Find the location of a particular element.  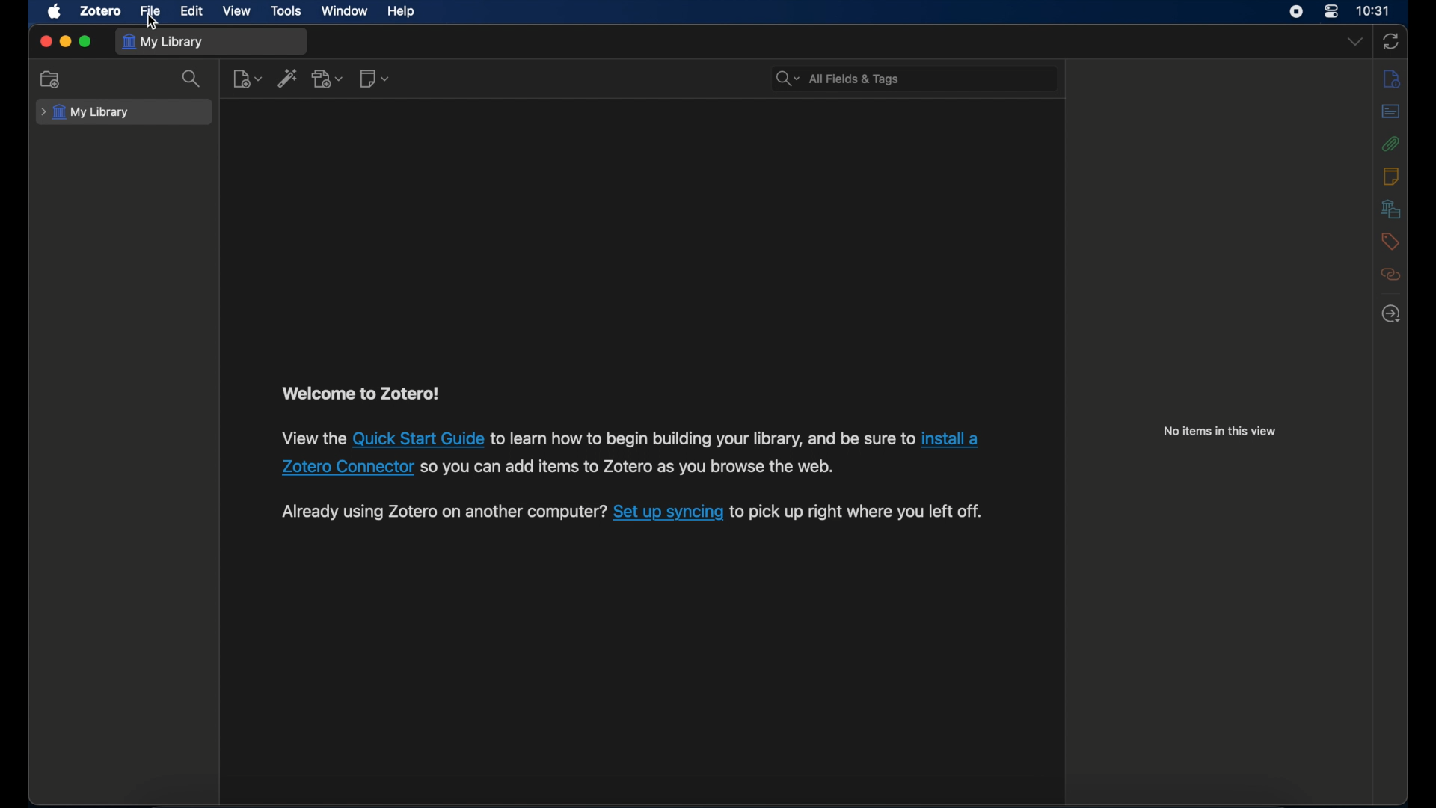

info is located at coordinates (1392, 78).